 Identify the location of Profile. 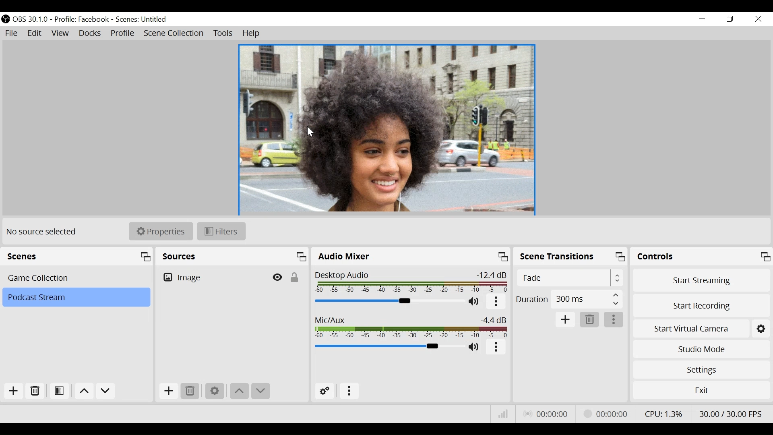
(83, 20).